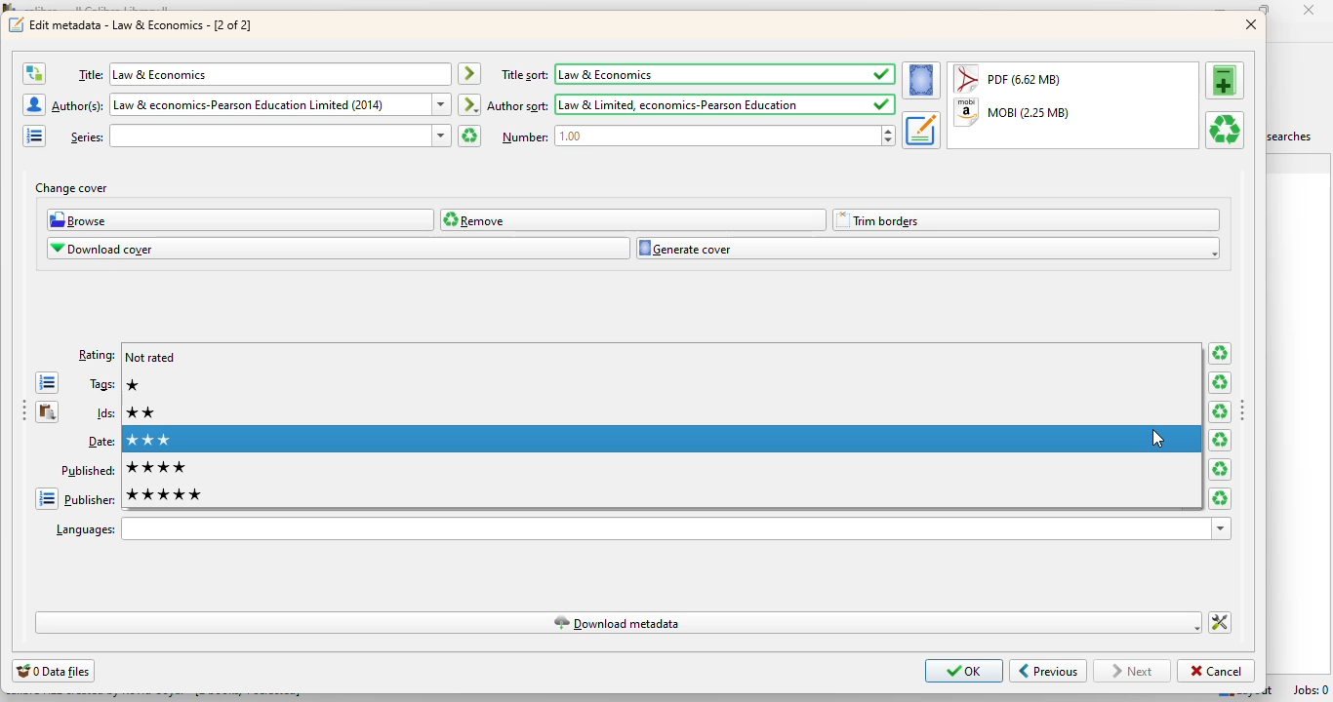 The image size is (1333, 702). Describe the element at coordinates (1252, 25) in the screenshot. I see `close` at that location.